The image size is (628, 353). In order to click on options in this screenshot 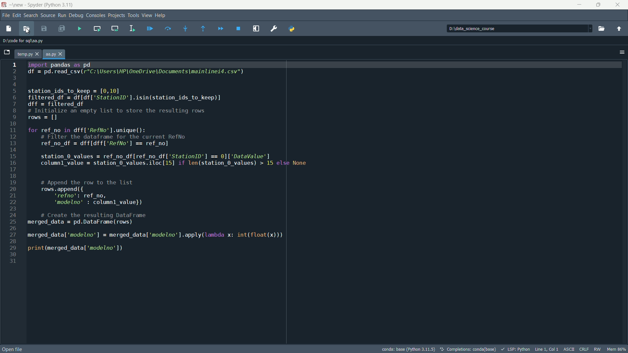, I will do `click(622, 52)`.